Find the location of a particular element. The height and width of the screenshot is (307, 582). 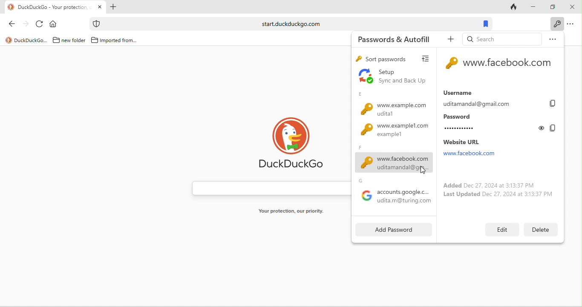

www.example1.com is located at coordinates (391, 133).